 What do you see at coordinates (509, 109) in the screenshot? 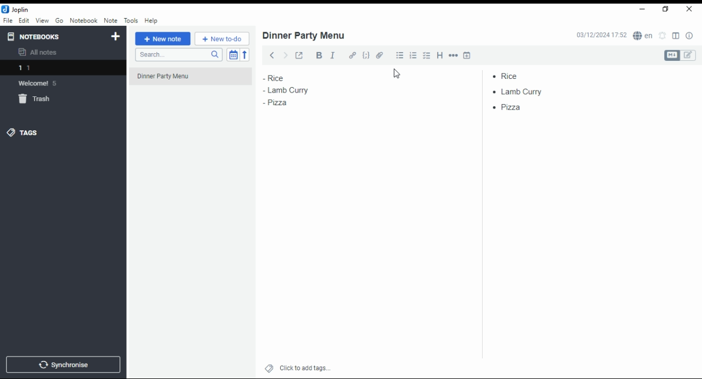
I see `pizza` at bounding box center [509, 109].